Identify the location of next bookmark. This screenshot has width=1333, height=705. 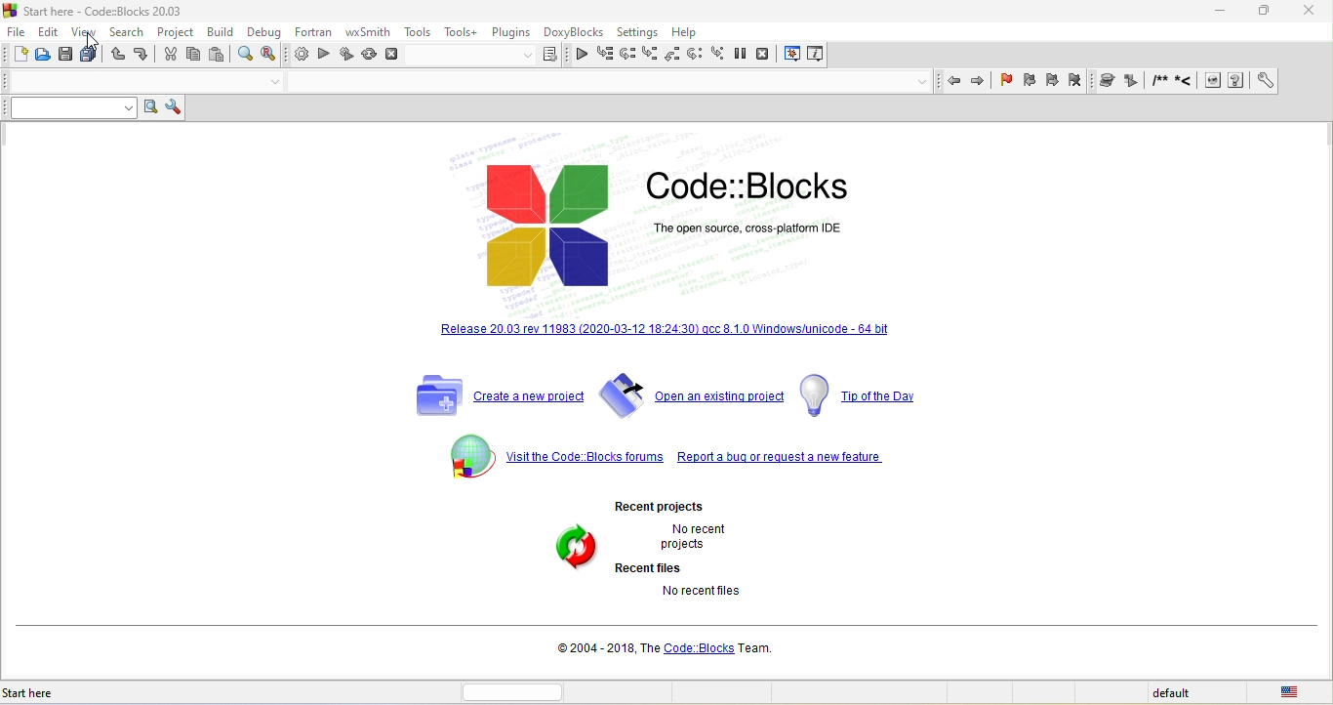
(1051, 82).